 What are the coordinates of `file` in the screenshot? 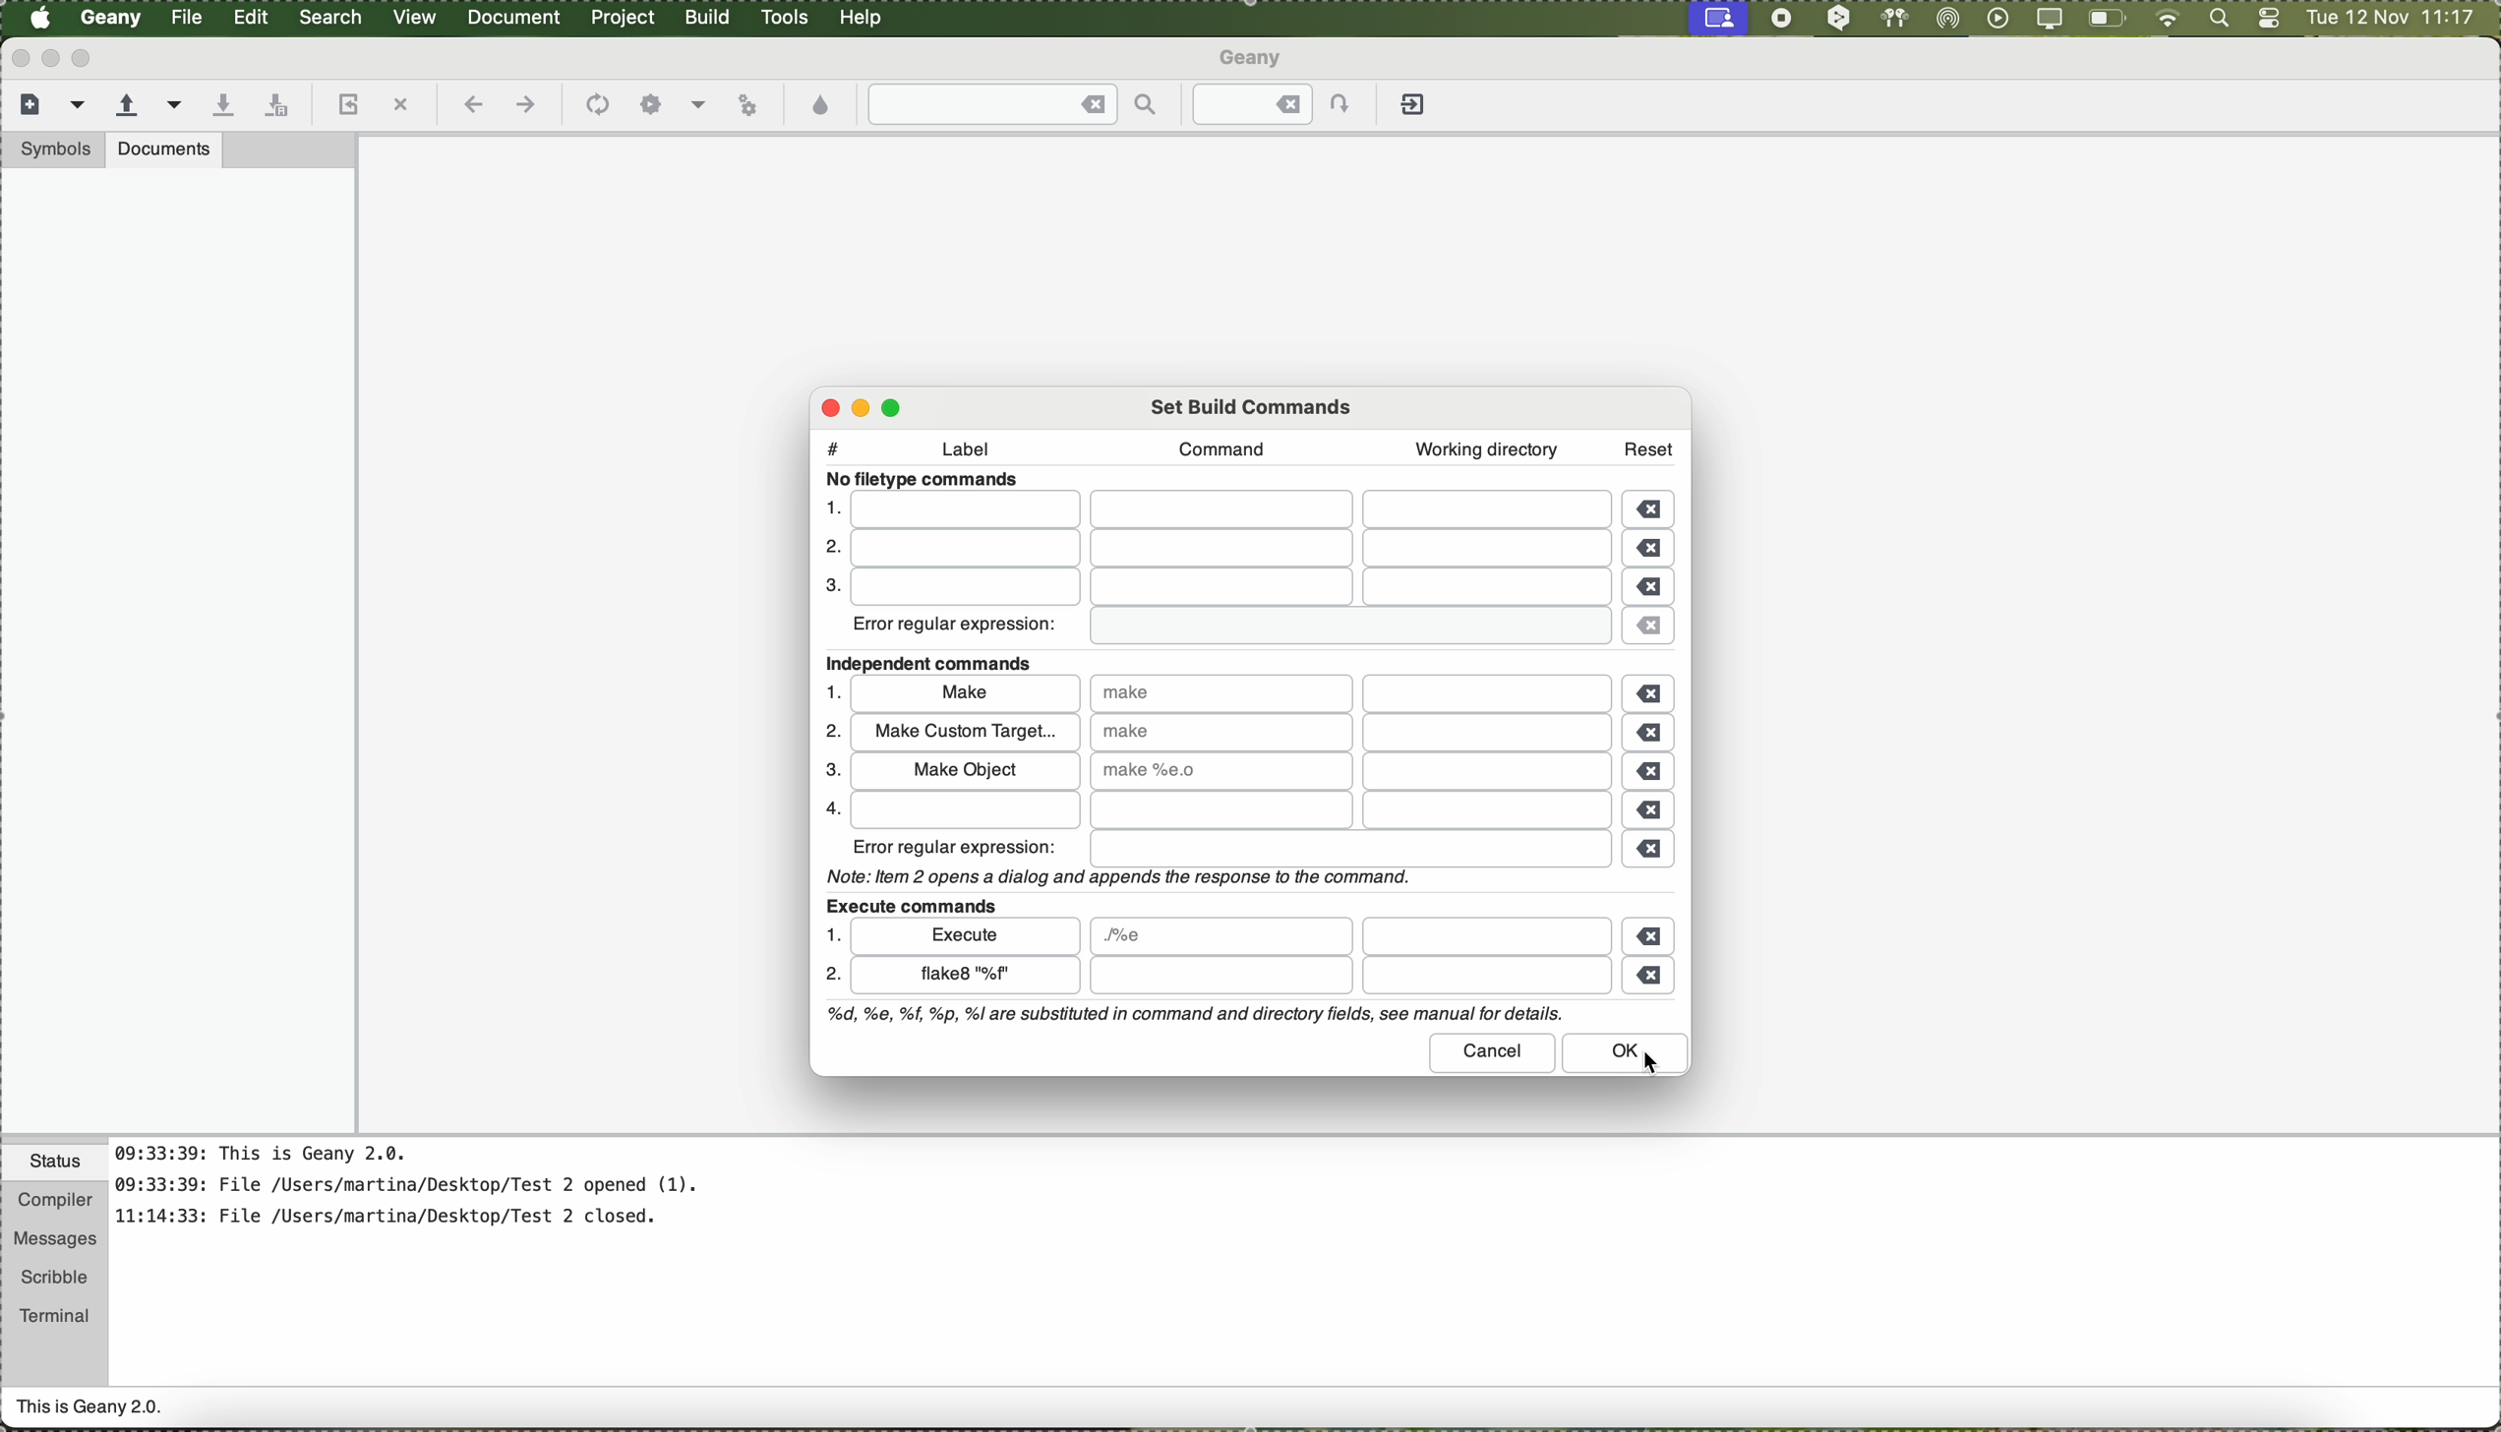 It's located at (1350, 850).